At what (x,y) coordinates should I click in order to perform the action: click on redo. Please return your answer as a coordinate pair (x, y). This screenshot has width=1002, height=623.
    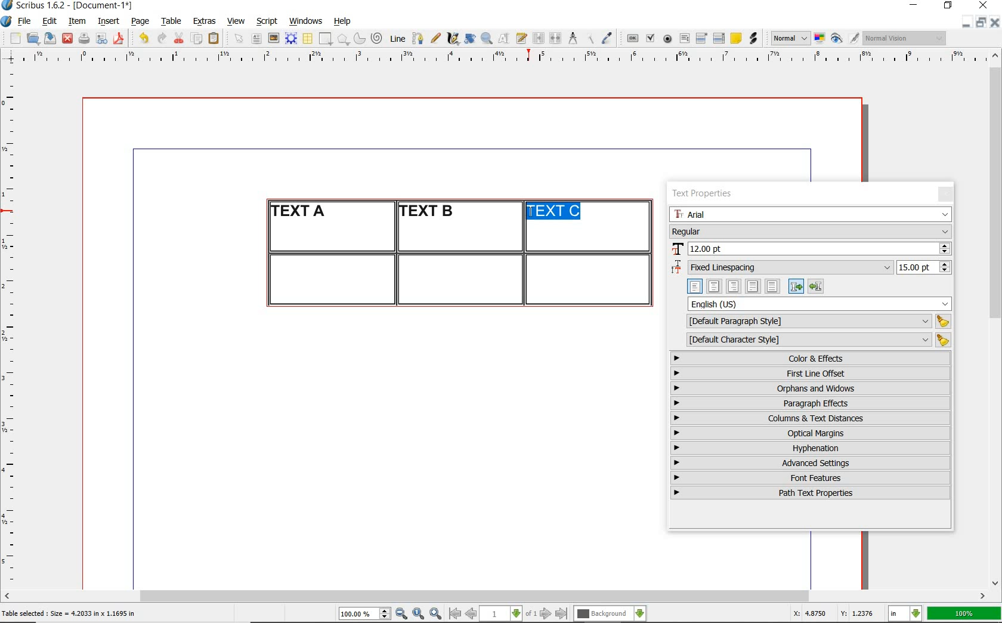
    Looking at the image, I should click on (160, 37).